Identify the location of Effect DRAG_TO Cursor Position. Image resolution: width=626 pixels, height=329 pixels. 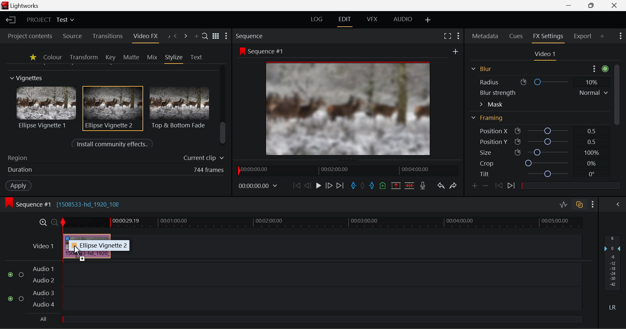
(75, 251).